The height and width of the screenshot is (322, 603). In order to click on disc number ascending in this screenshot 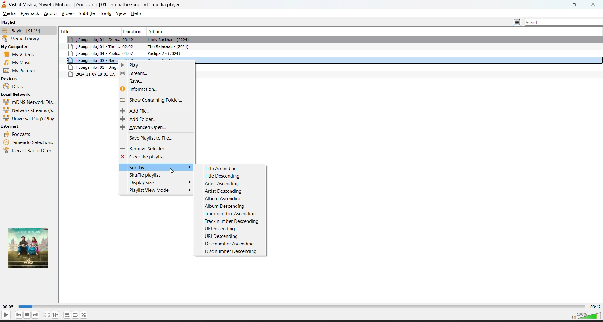, I will do `click(227, 243)`.